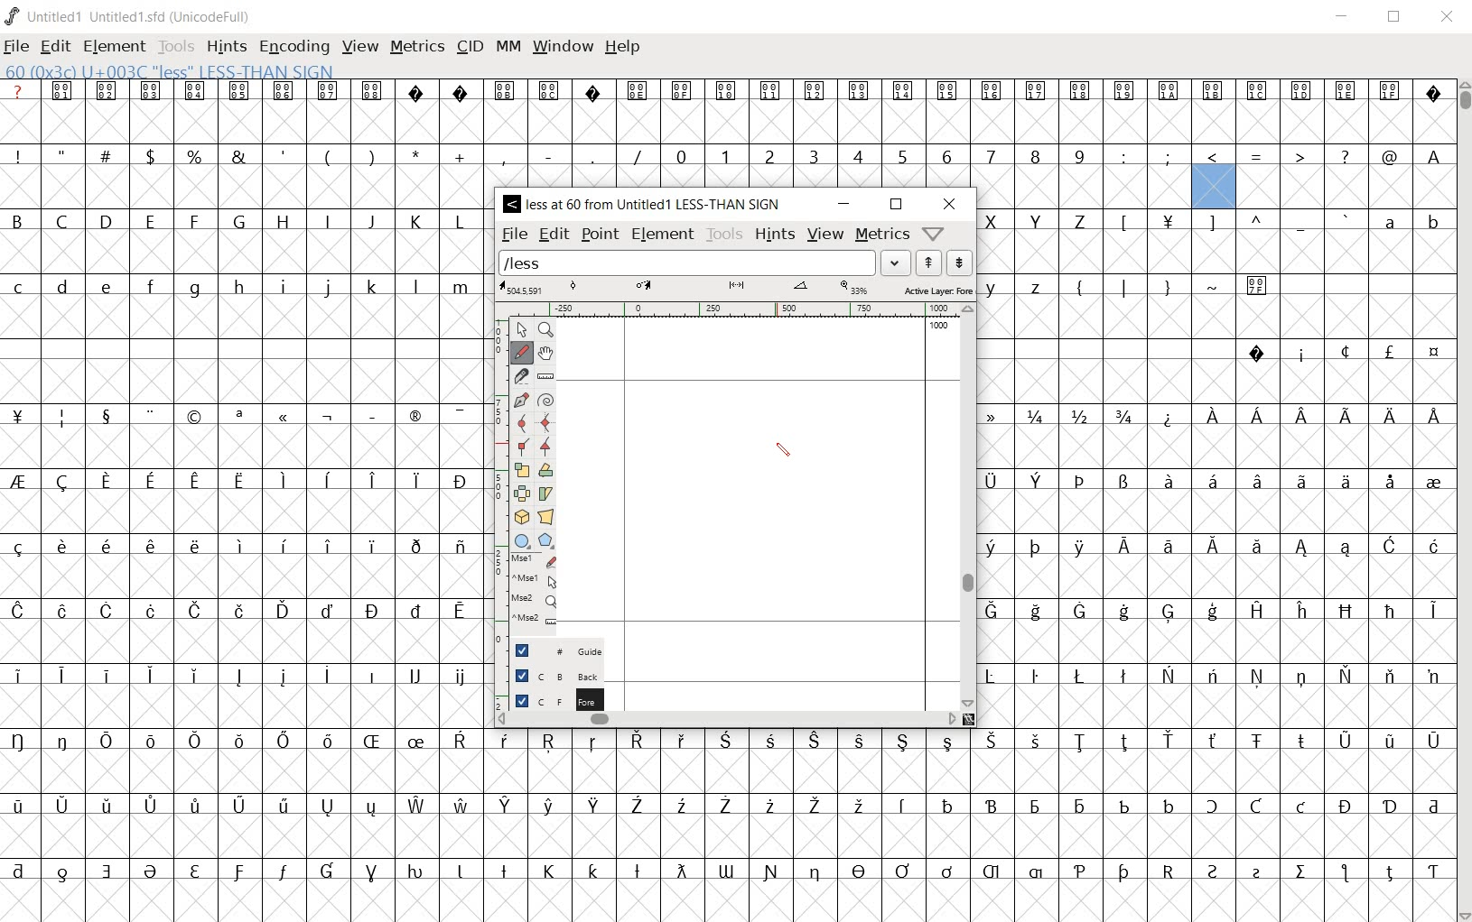 The image size is (1472, 922). What do you see at coordinates (732, 804) in the screenshot?
I see `special letters` at bounding box center [732, 804].